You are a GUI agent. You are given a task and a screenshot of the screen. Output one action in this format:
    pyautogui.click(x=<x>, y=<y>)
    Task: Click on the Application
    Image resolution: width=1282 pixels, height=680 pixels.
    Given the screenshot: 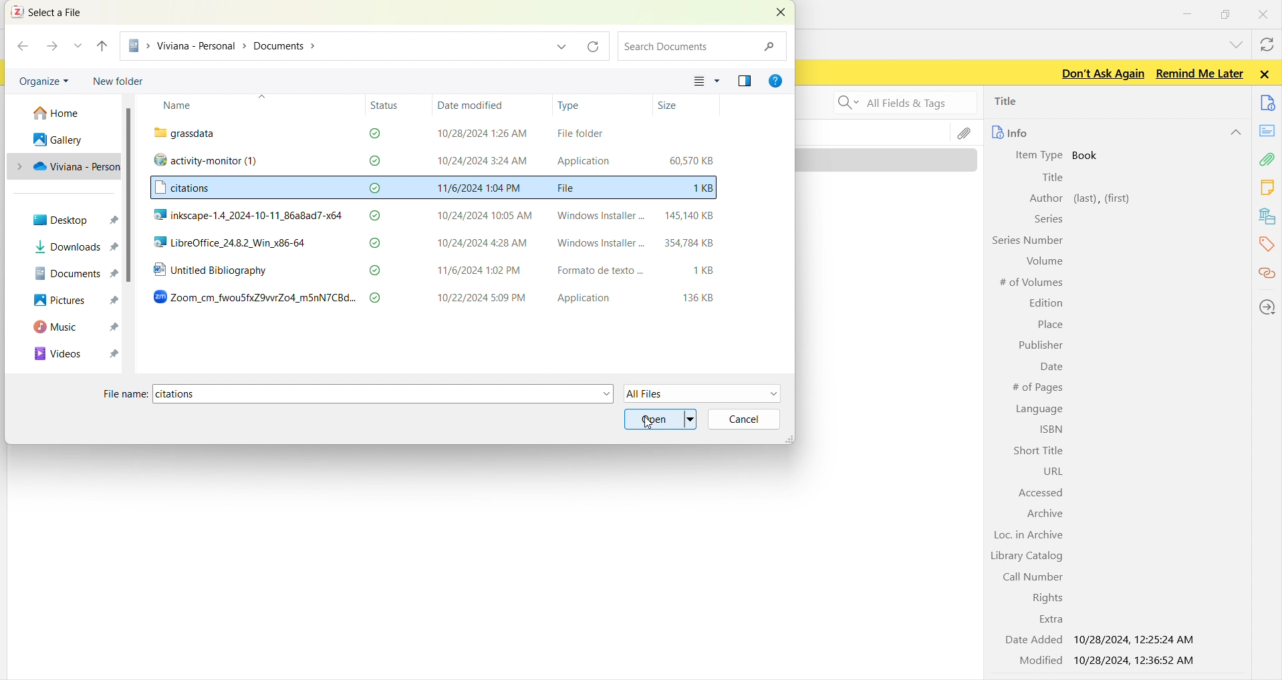 What is the action you would take?
    pyautogui.click(x=582, y=160)
    